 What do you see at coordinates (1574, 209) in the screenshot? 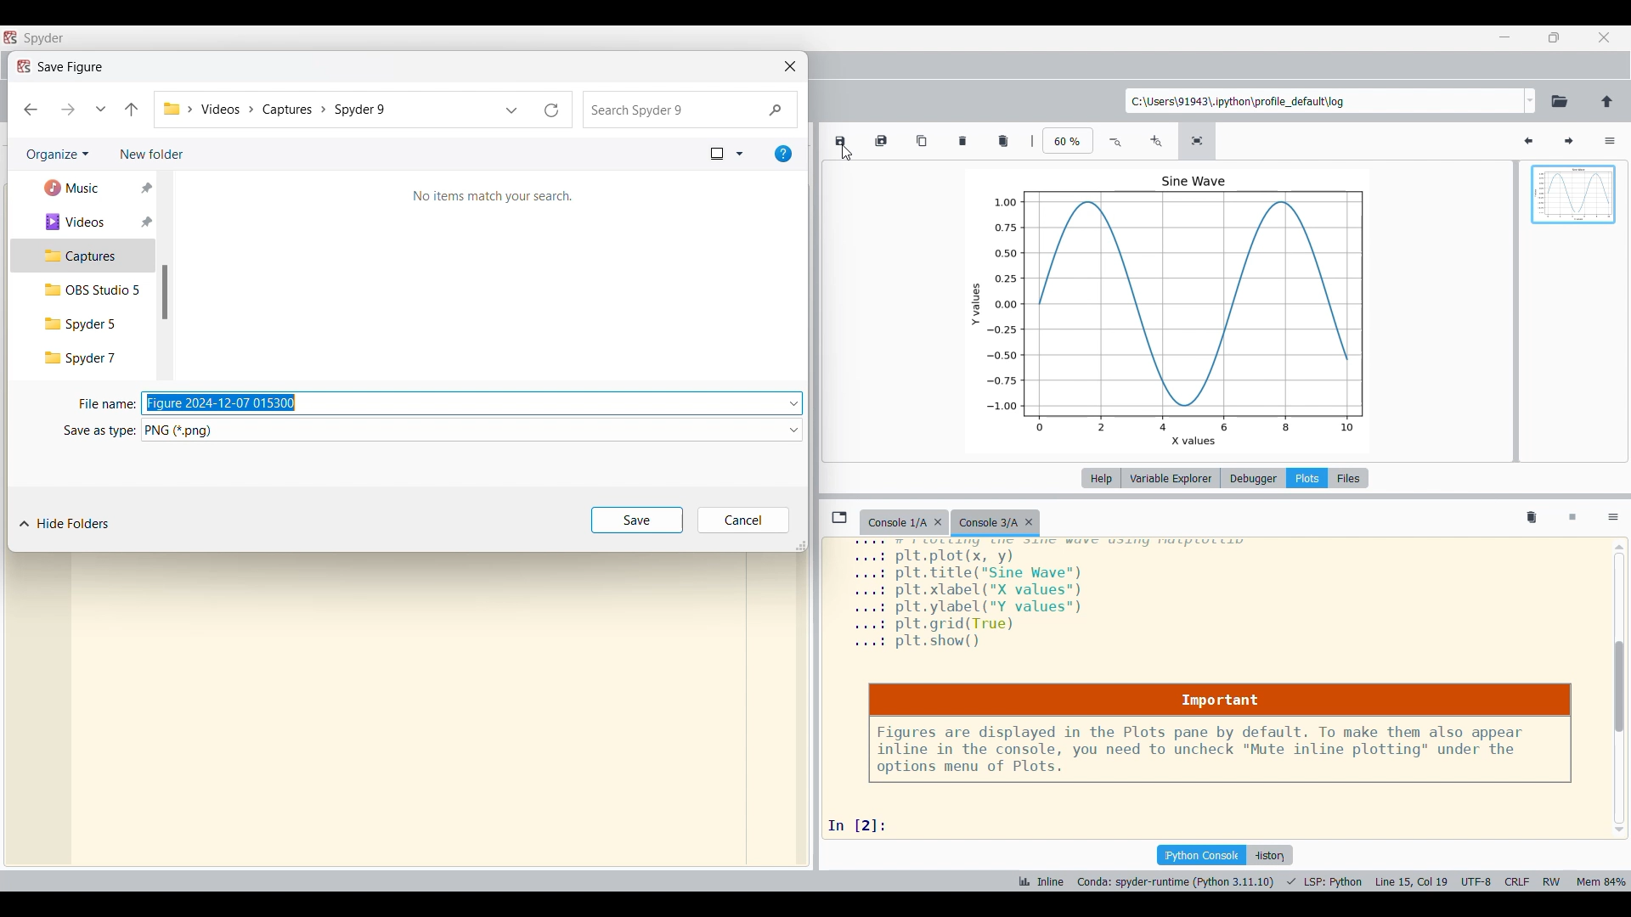
I see `Preview pane` at bounding box center [1574, 209].